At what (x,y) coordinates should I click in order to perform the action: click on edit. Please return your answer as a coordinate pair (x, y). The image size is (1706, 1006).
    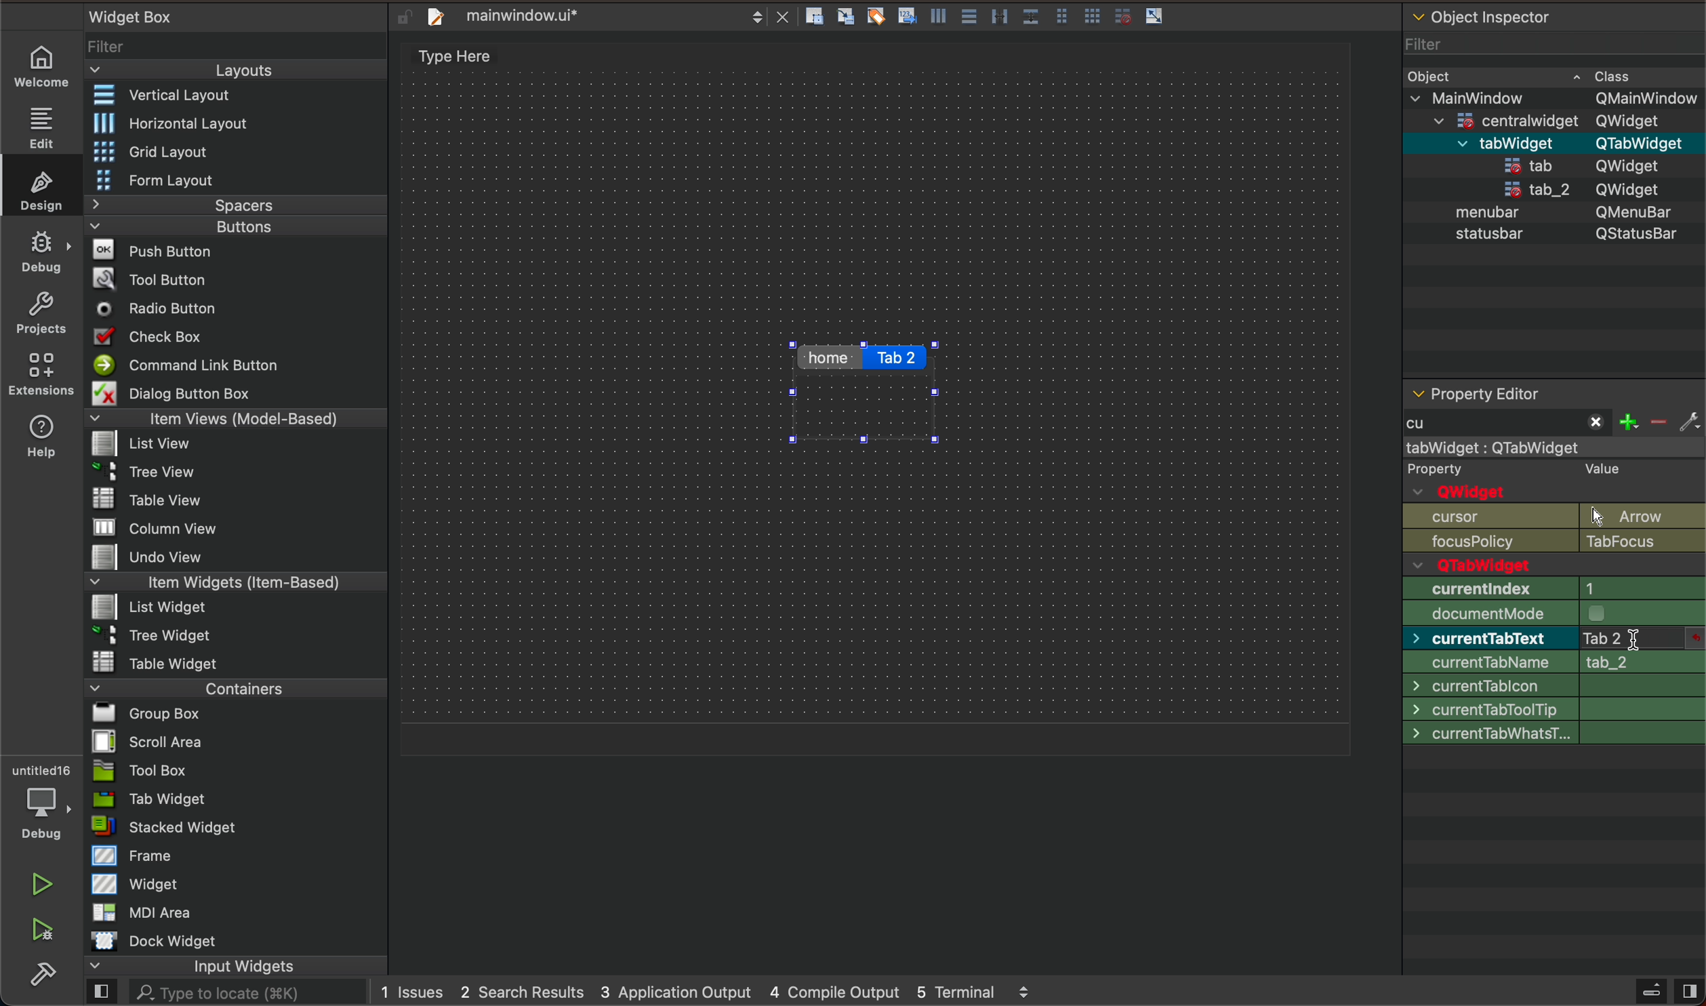
    Looking at the image, I should click on (43, 123).